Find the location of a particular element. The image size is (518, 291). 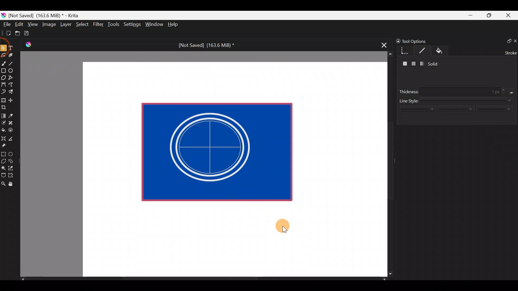

Close docker is located at coordinates (515, 41).